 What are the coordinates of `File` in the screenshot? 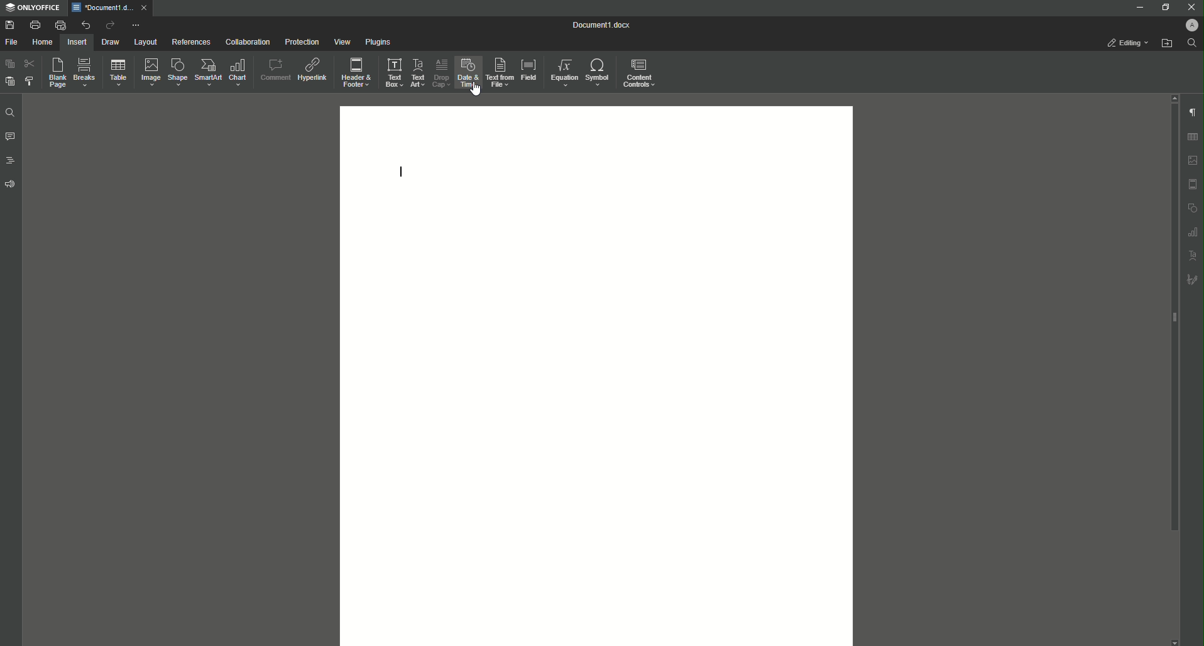 It's located at (13, 42).